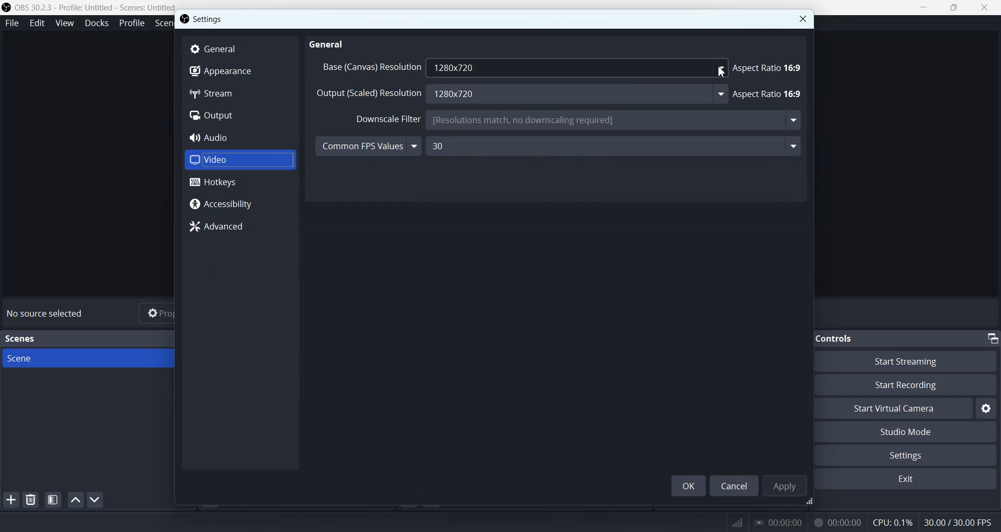  What do you see at coordinates (10, 500) in the screenshot?
I see `Add Scene` at bounding box center [10, 500].